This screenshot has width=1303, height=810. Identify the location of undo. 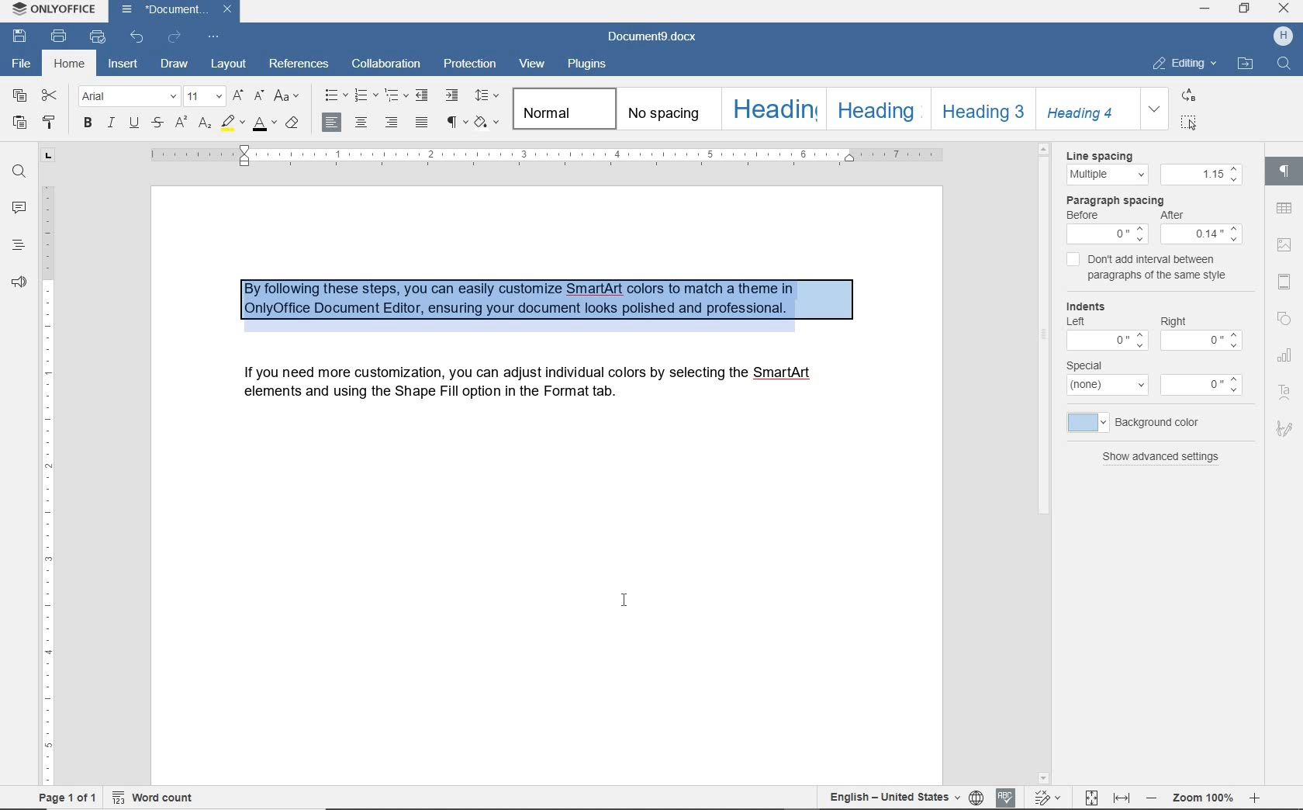
(137, 39).